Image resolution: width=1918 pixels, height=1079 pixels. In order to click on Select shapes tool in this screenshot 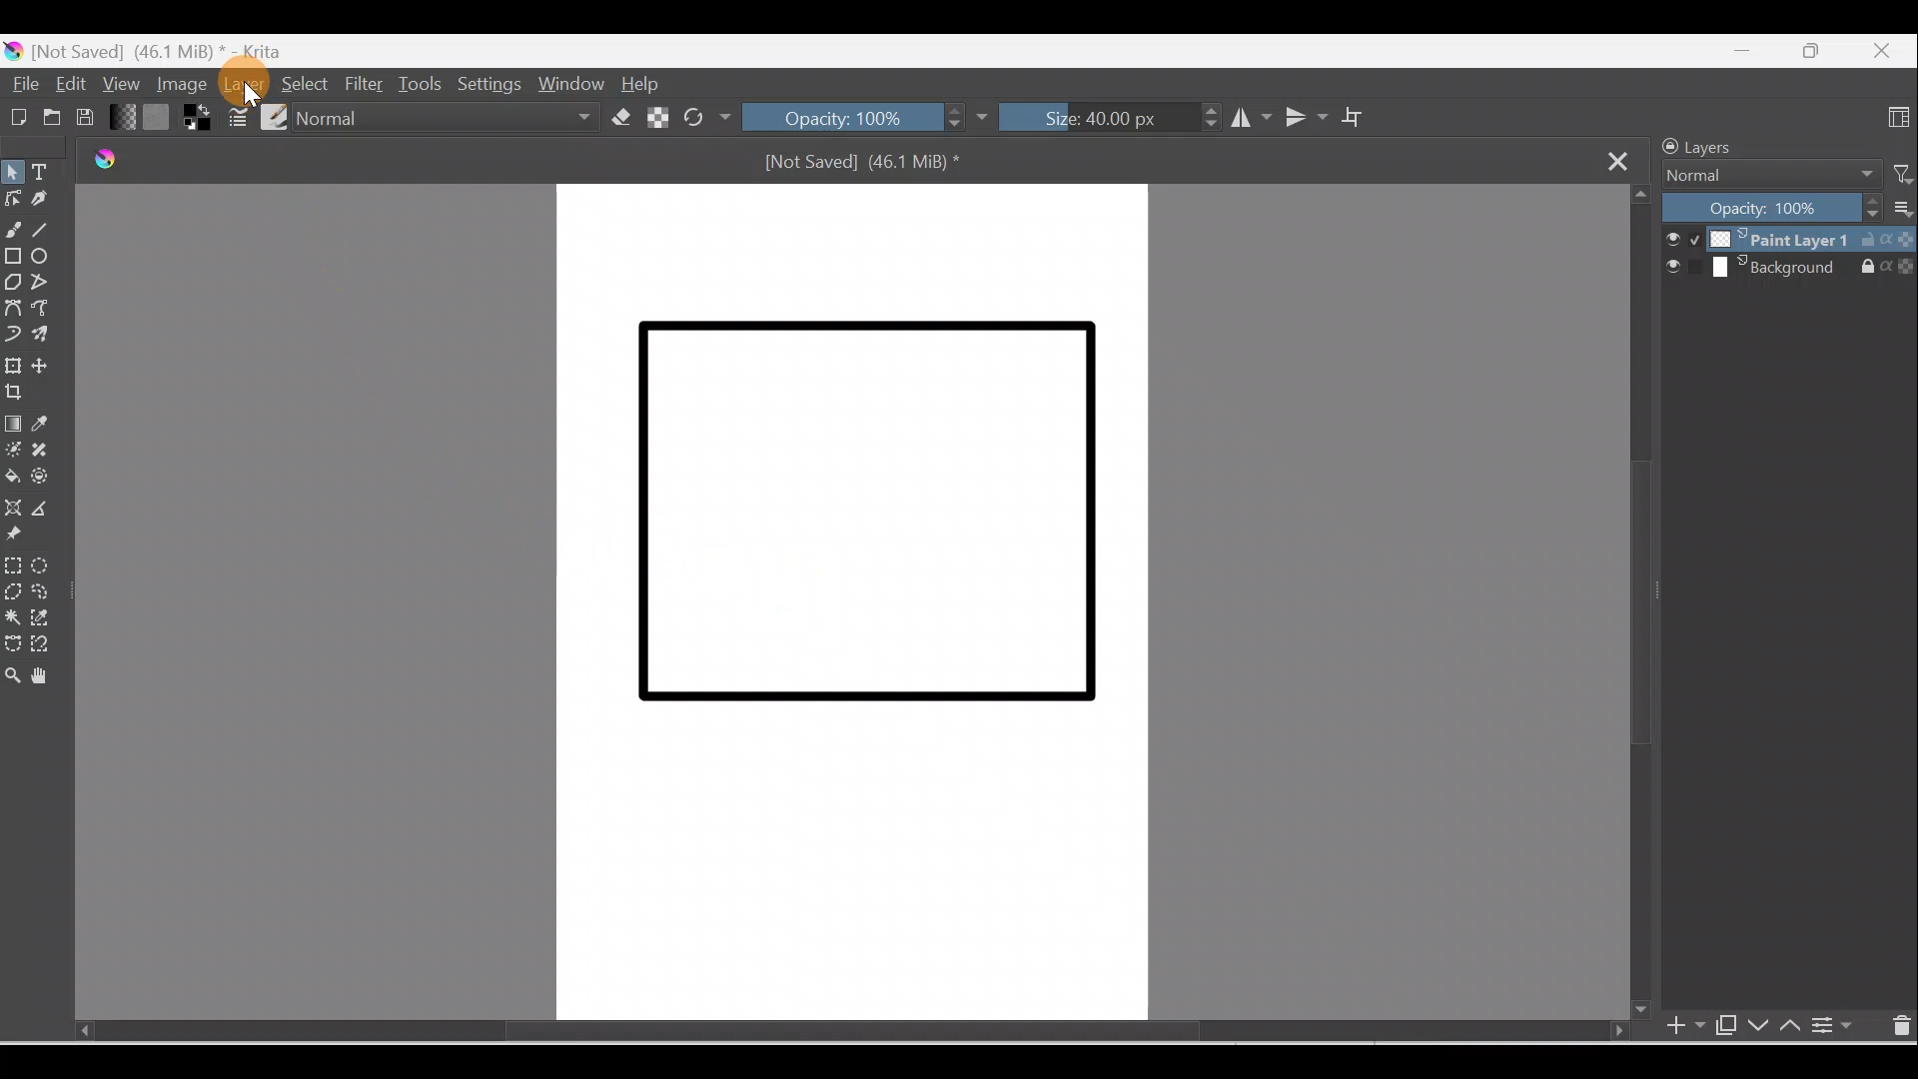, I will do `click(16, 171)`.